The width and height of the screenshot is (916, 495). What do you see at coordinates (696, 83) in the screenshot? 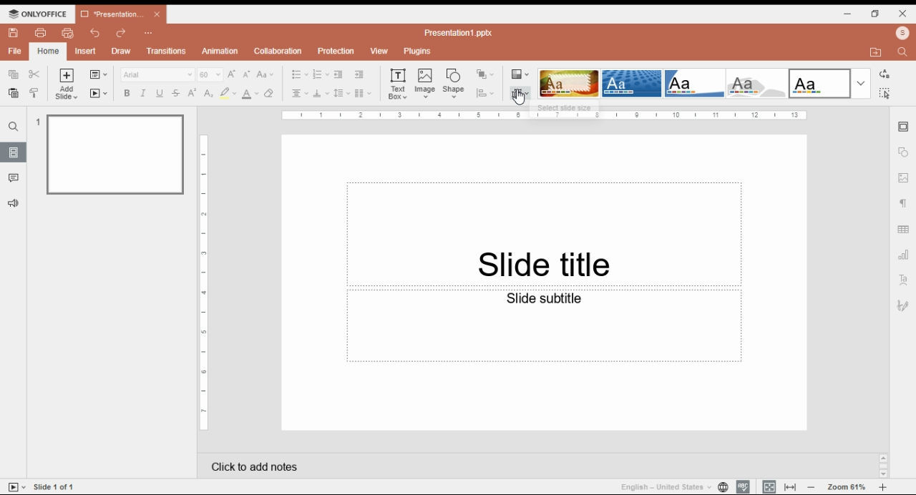
I see `slide them option` at bounding box center [696, 83].